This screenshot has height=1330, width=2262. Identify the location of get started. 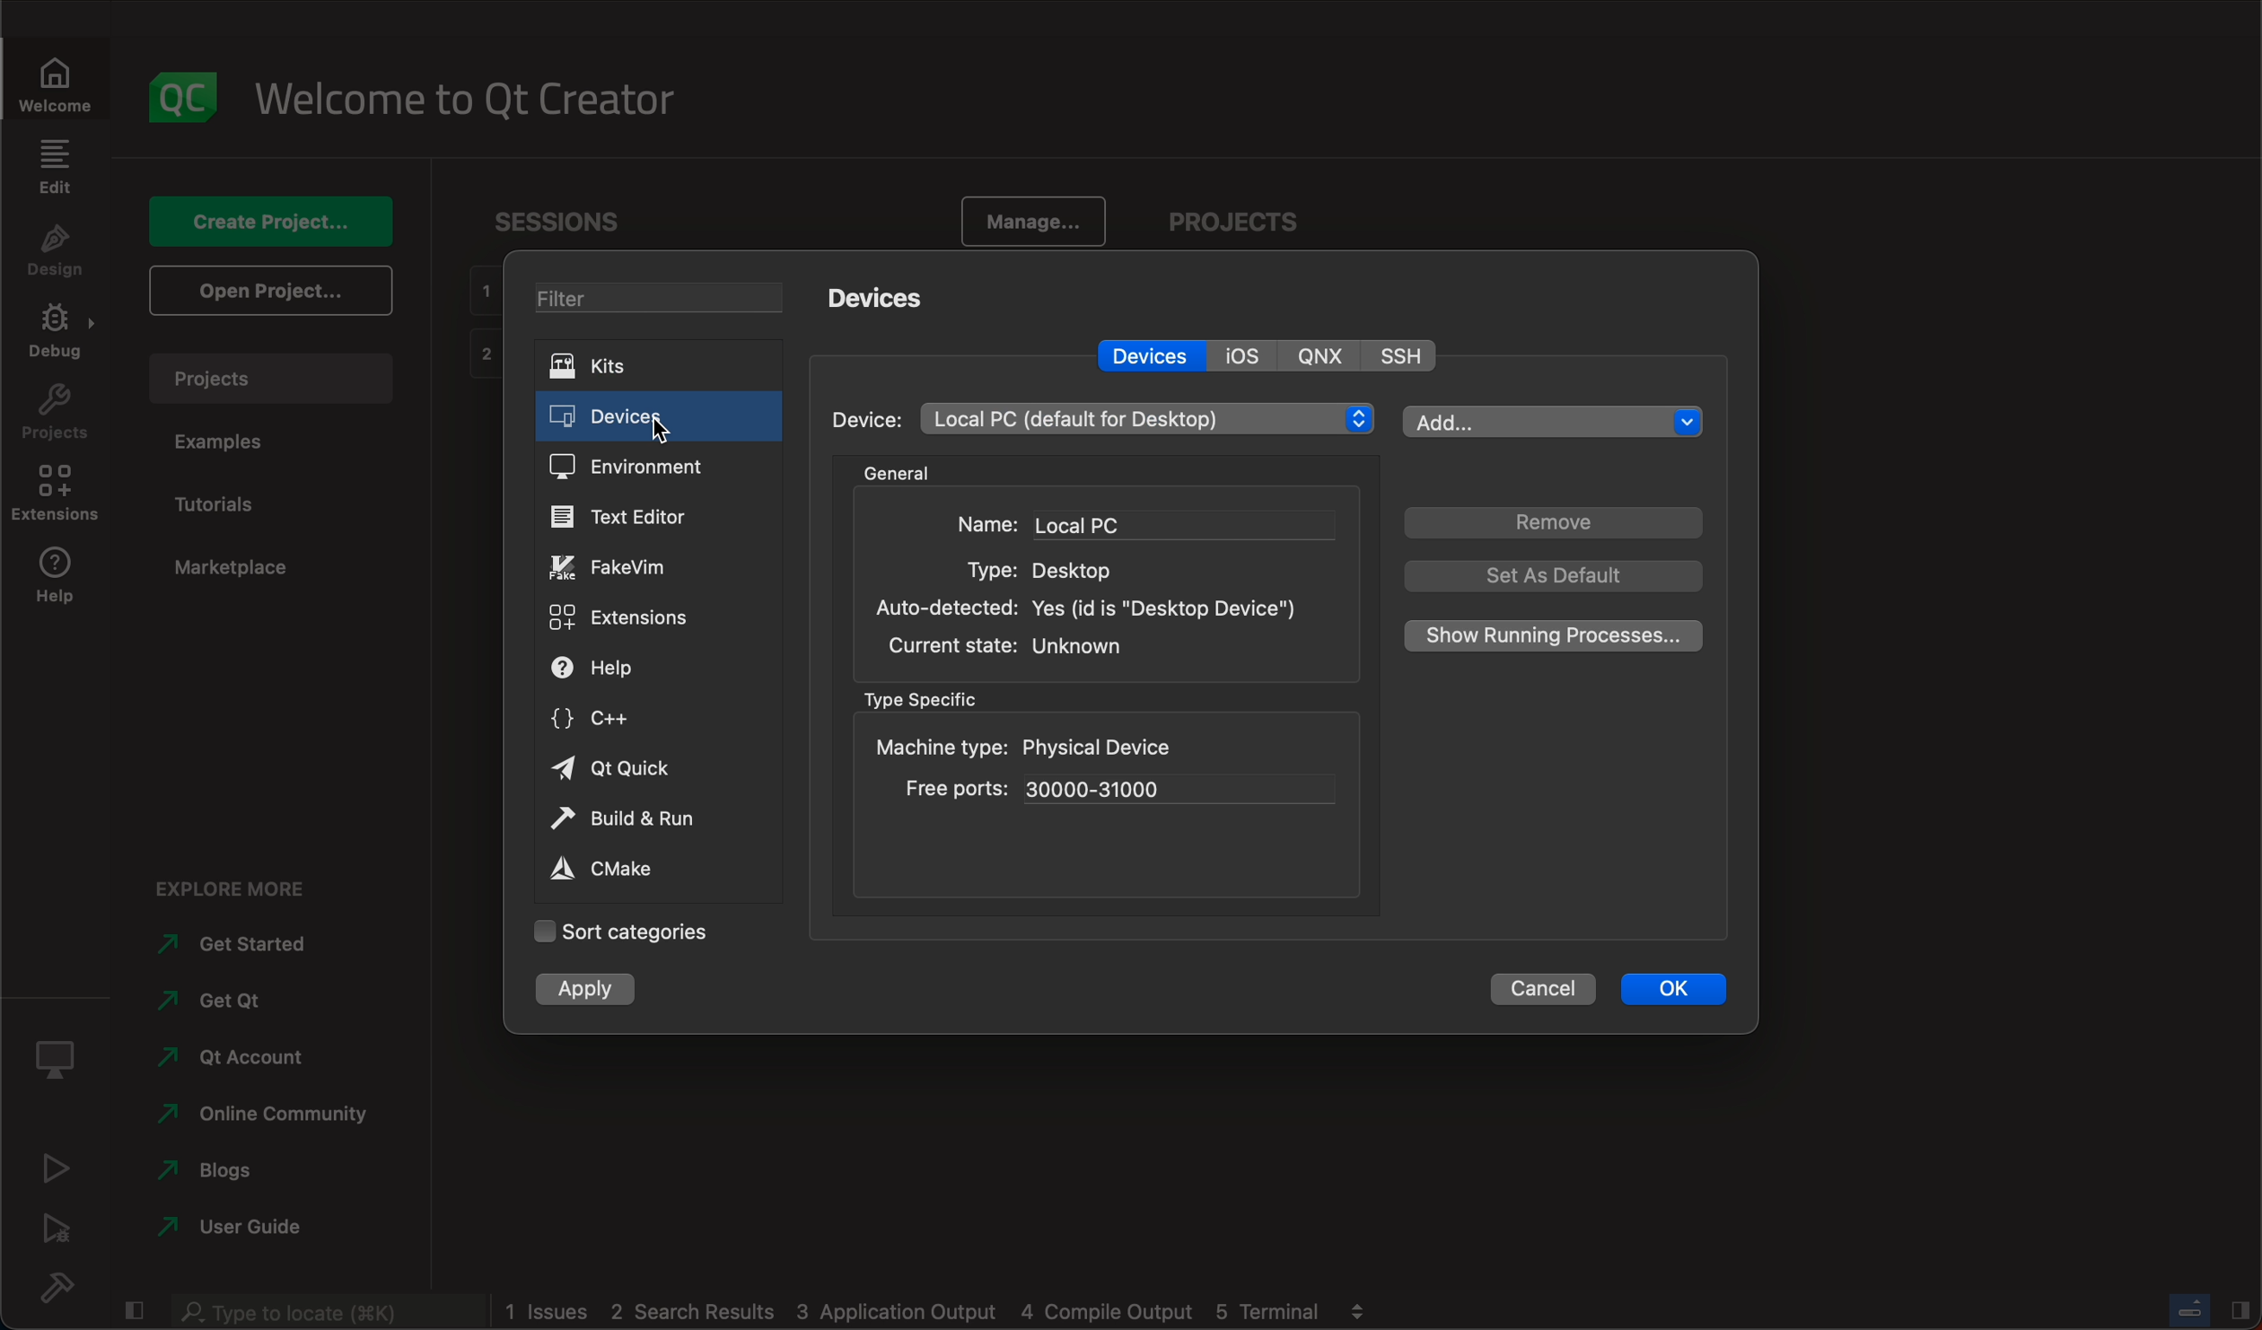
(258, 945).